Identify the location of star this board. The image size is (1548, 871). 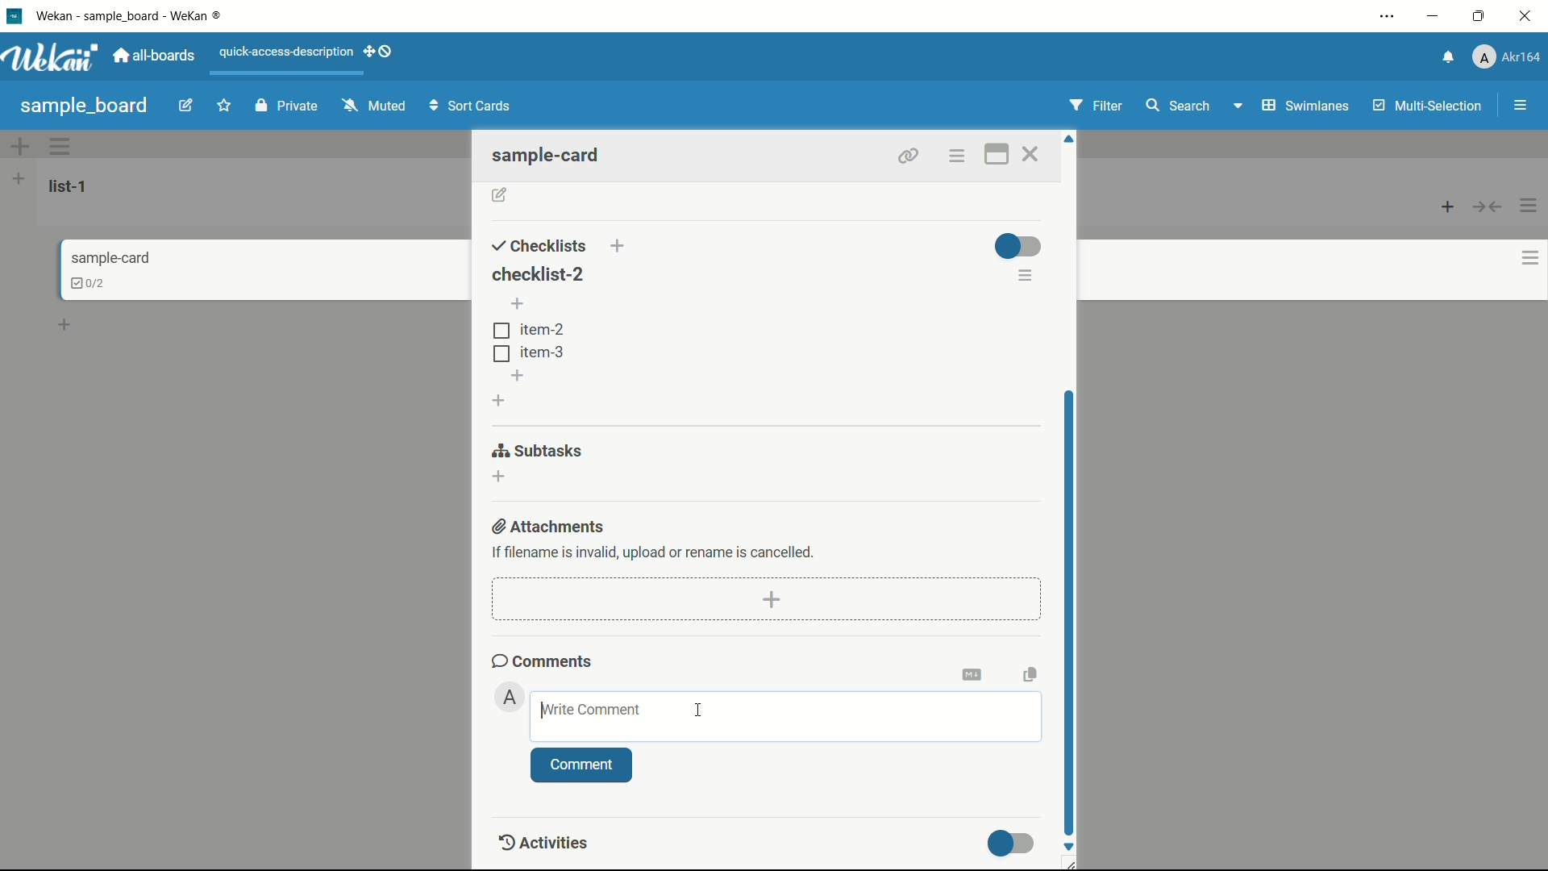
(225, 107).